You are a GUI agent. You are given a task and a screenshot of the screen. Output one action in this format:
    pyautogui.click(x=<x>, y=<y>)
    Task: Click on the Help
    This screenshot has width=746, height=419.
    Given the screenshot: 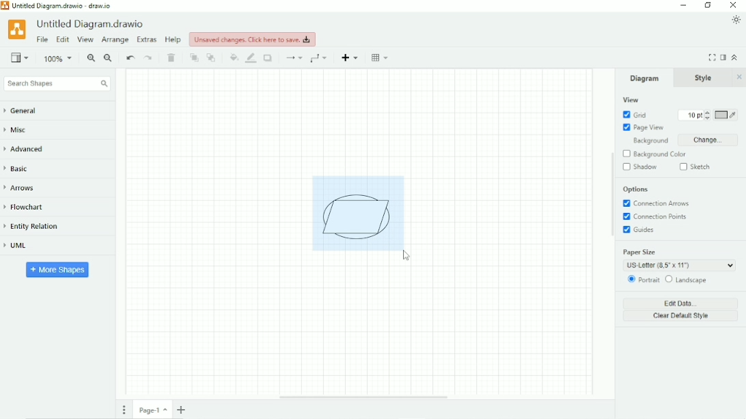 What is the action you would take?
    pyautogui.click(x=174, y=40)
    